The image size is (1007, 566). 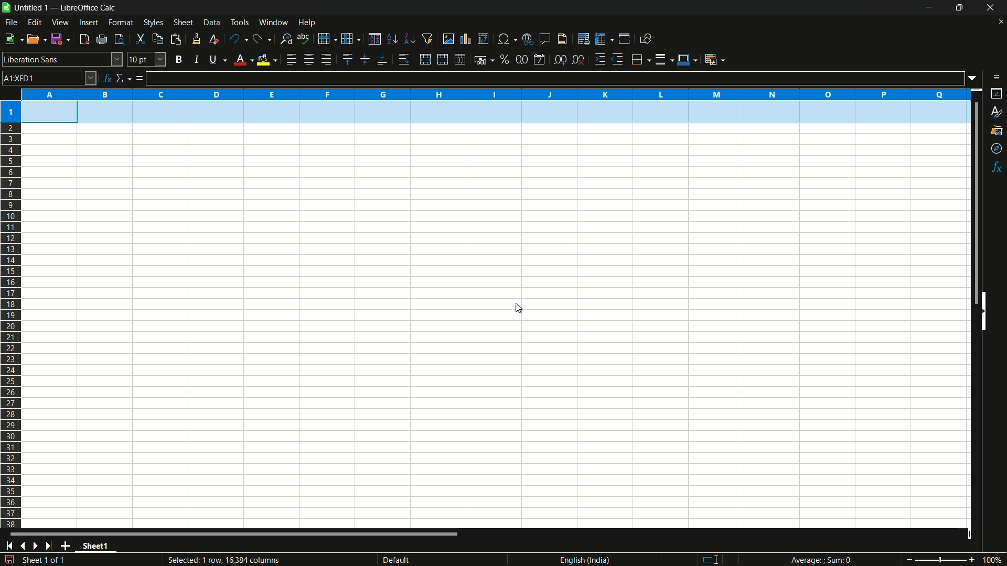 What do you see at coordinates (84, 39) in the screenshot?
I see `export directly as pdf` at bounding box center [84, 39].